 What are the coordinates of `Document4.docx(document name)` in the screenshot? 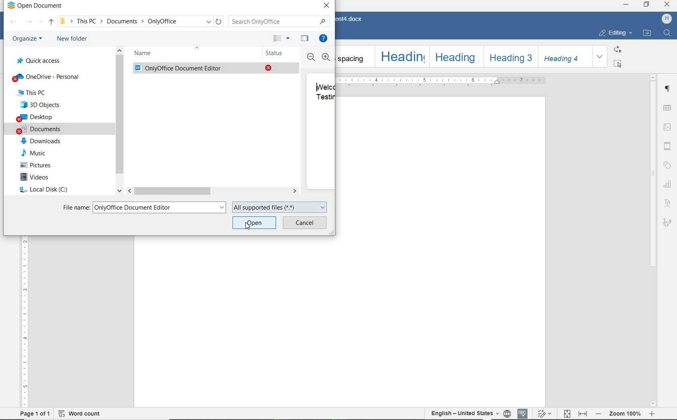 It's located at (353, 20).